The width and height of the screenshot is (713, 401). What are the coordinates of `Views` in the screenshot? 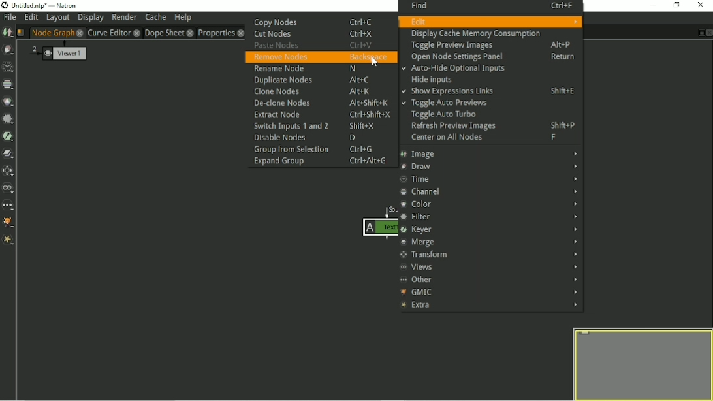 It's located at (490, 267).